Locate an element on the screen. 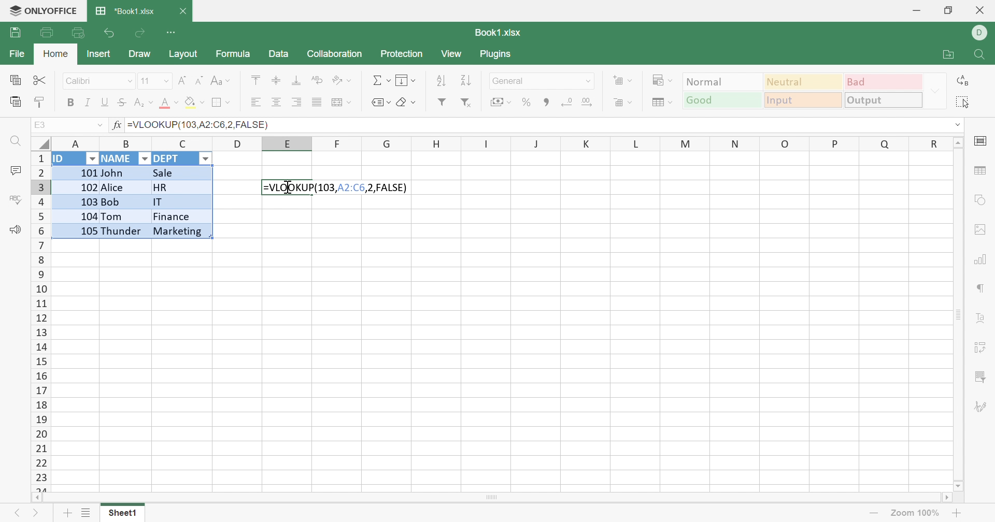 This screenshot has height=522, width=995. Align Left is located at coordinates (255, 103).